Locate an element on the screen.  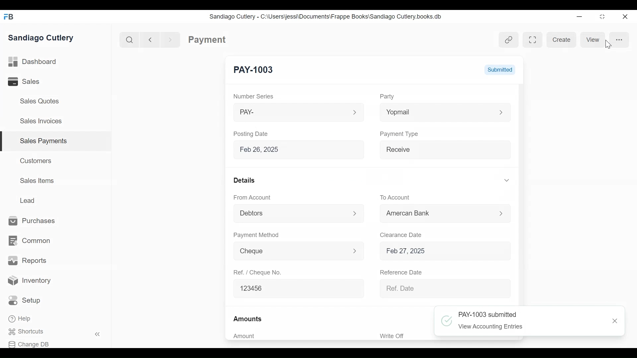
American Bank is located at coordinates (437, 213).